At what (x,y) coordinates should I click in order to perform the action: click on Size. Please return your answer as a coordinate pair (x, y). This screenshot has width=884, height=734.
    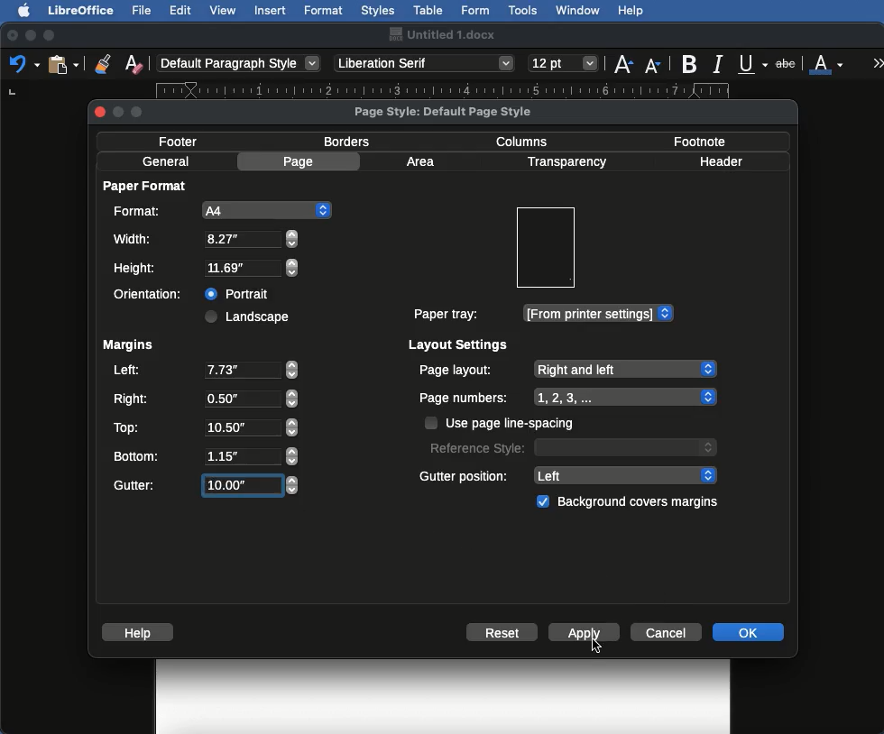
    Looking at the image, I should click on (565, 64).